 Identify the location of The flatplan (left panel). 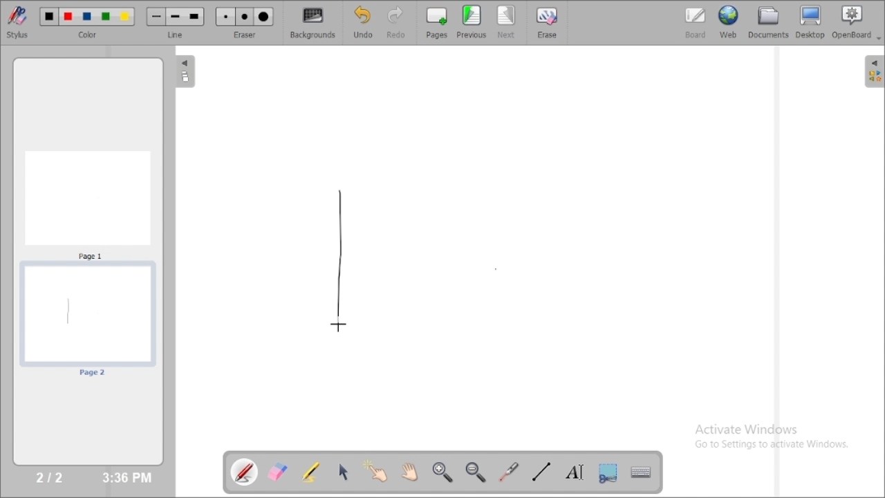
(184, 73).